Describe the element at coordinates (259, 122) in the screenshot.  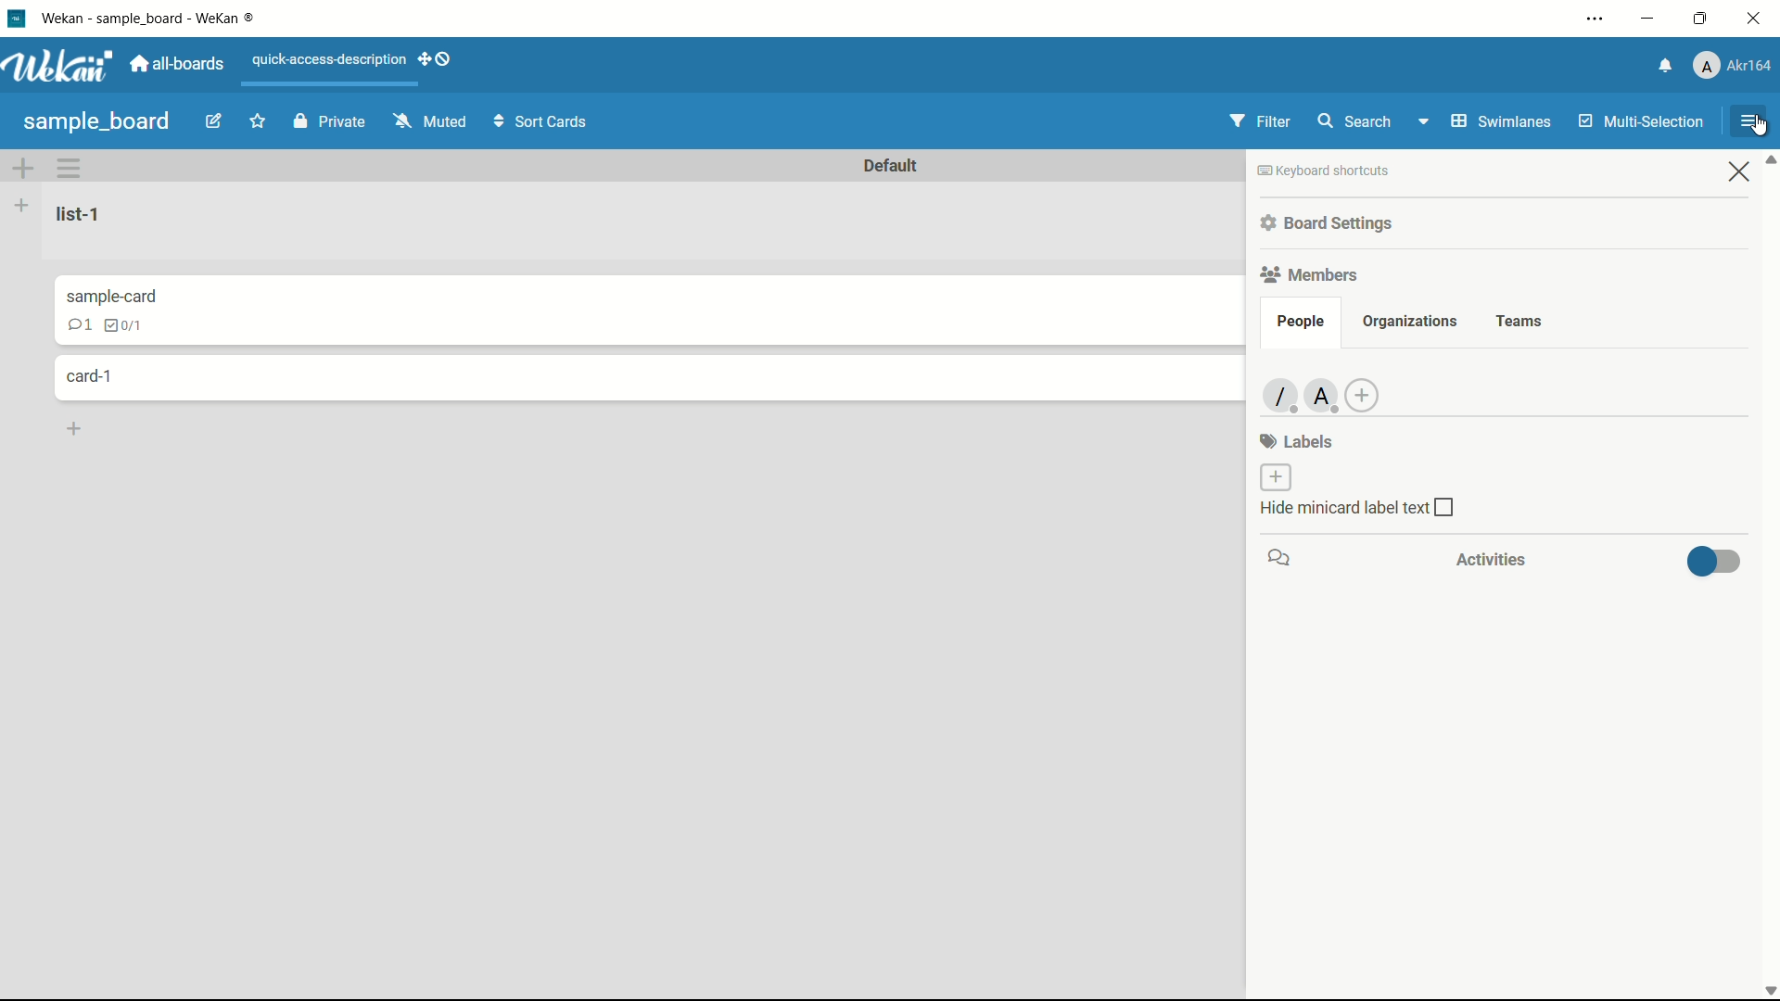
I see `star` at that location.